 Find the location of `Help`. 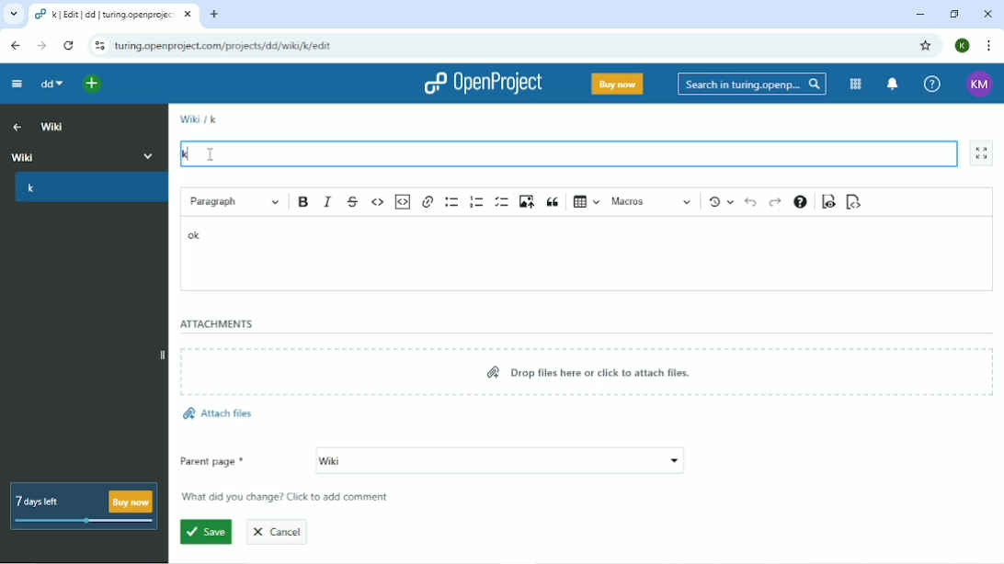

Help is located at coordinates (931, 84).